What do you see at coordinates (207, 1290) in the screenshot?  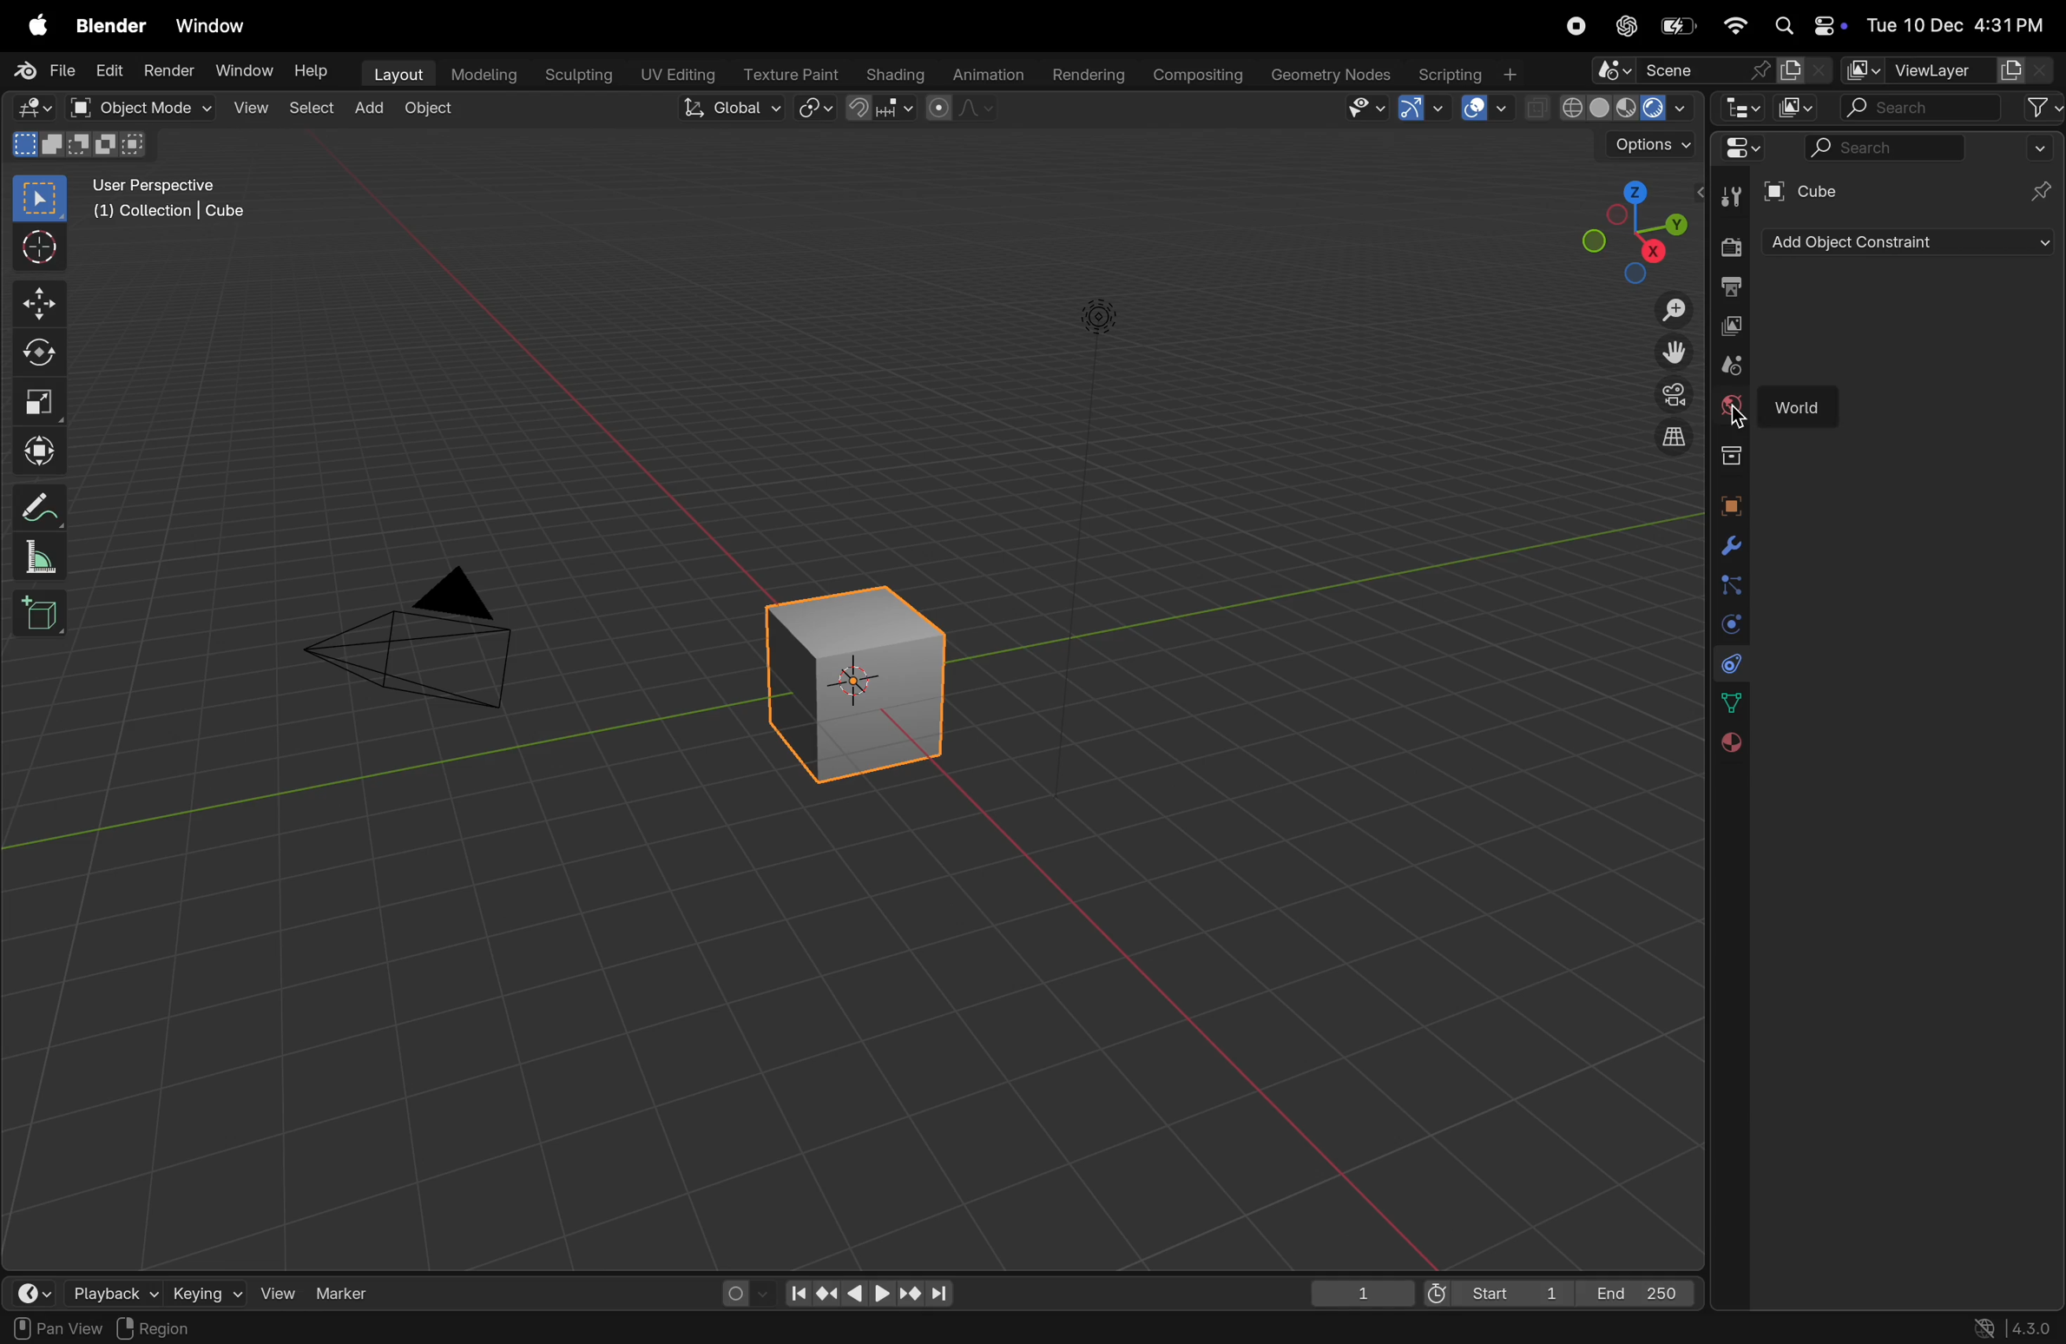 I see `keying` at bounding box center [207, 1290].